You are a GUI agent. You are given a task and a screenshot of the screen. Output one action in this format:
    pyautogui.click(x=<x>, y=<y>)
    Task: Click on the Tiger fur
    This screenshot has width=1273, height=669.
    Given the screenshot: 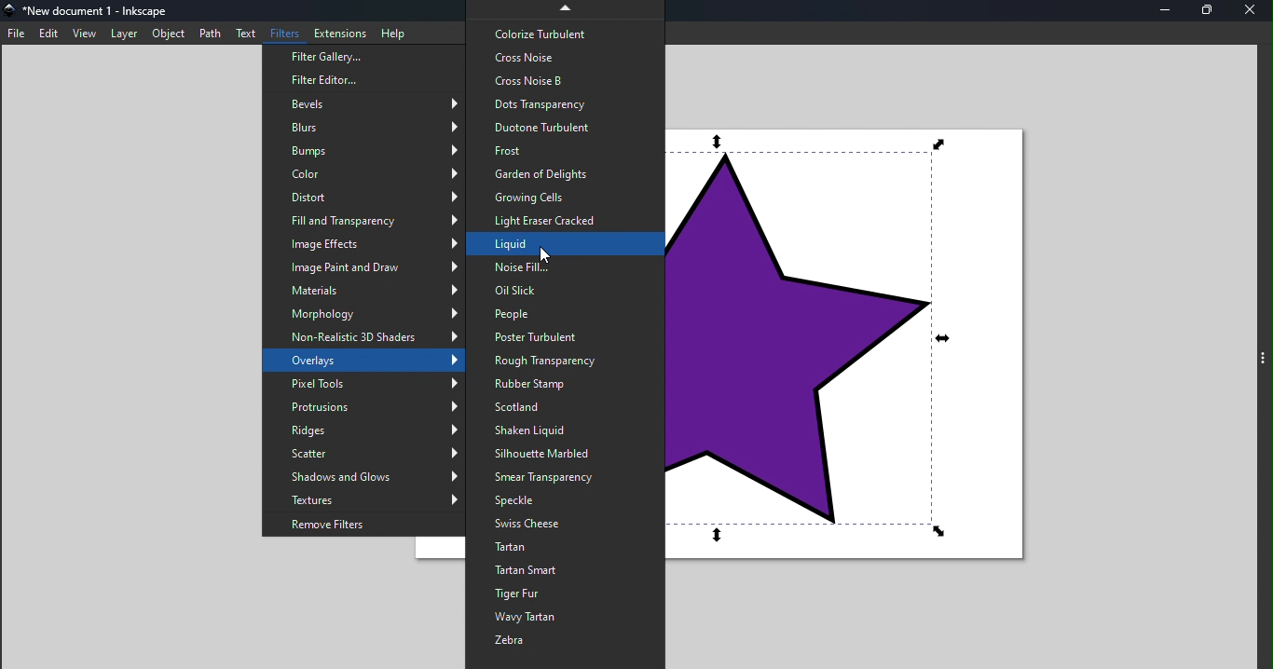 What is the action you would take?
    pyautogui.click(x=566, y=594)
    